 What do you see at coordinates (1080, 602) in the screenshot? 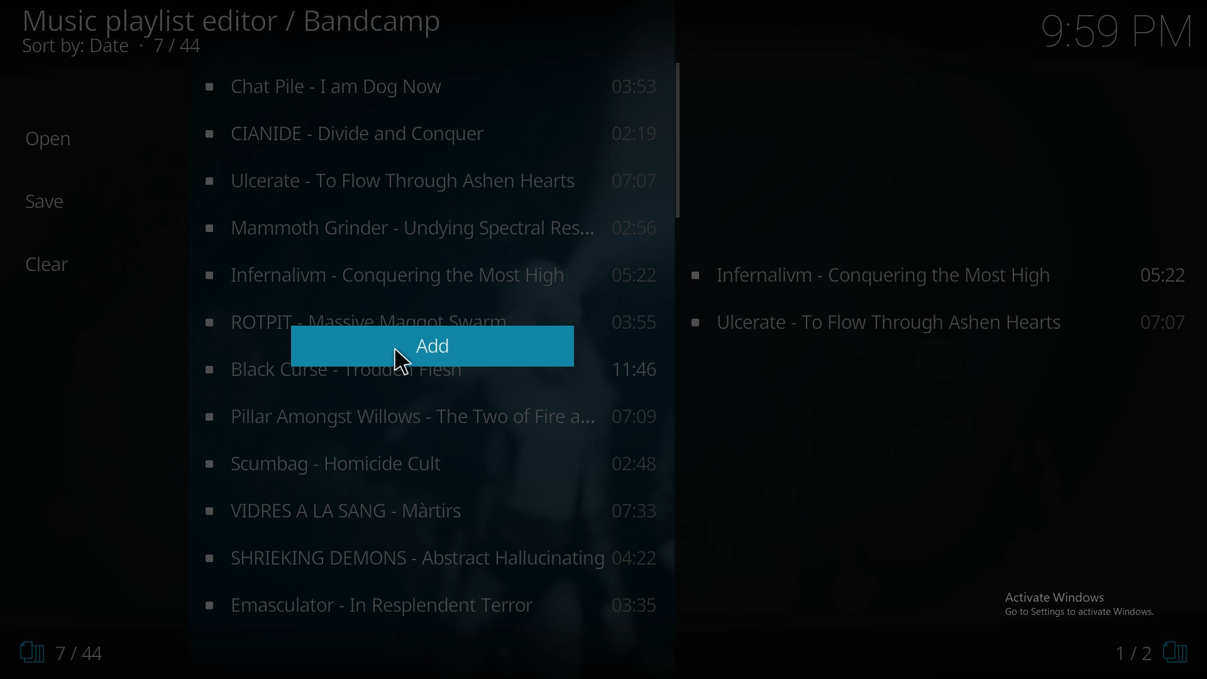
I see `Activate Windows
Go to Settings to activate Windows.` at bounding box center [1080, 602].